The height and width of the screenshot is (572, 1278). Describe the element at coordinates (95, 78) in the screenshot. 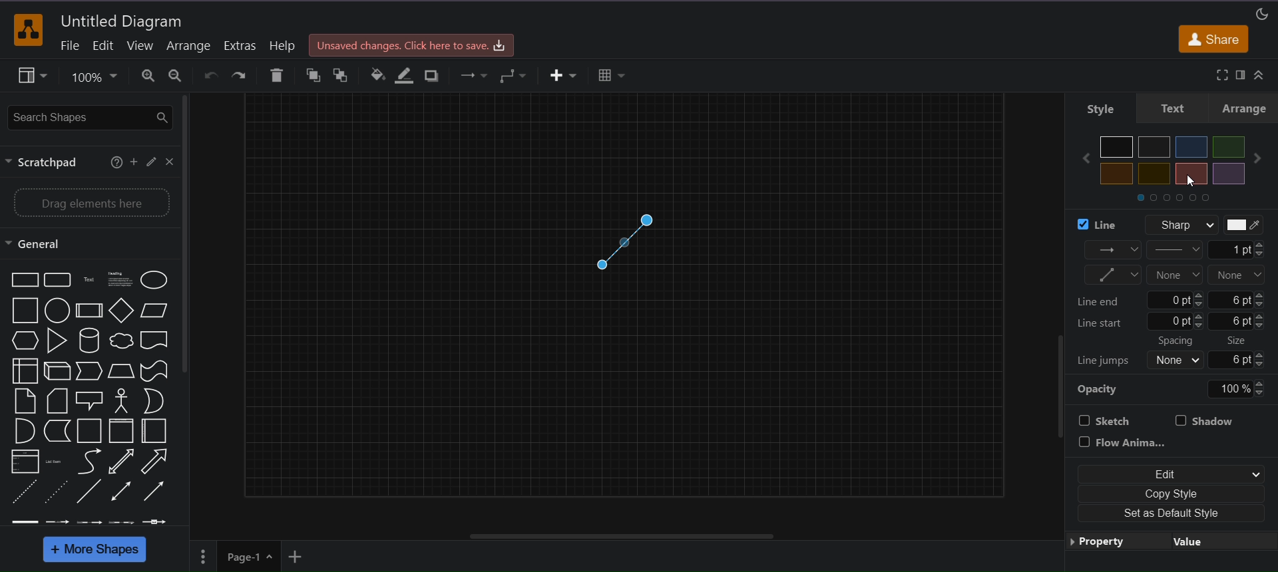

I see `zoom` at that location.